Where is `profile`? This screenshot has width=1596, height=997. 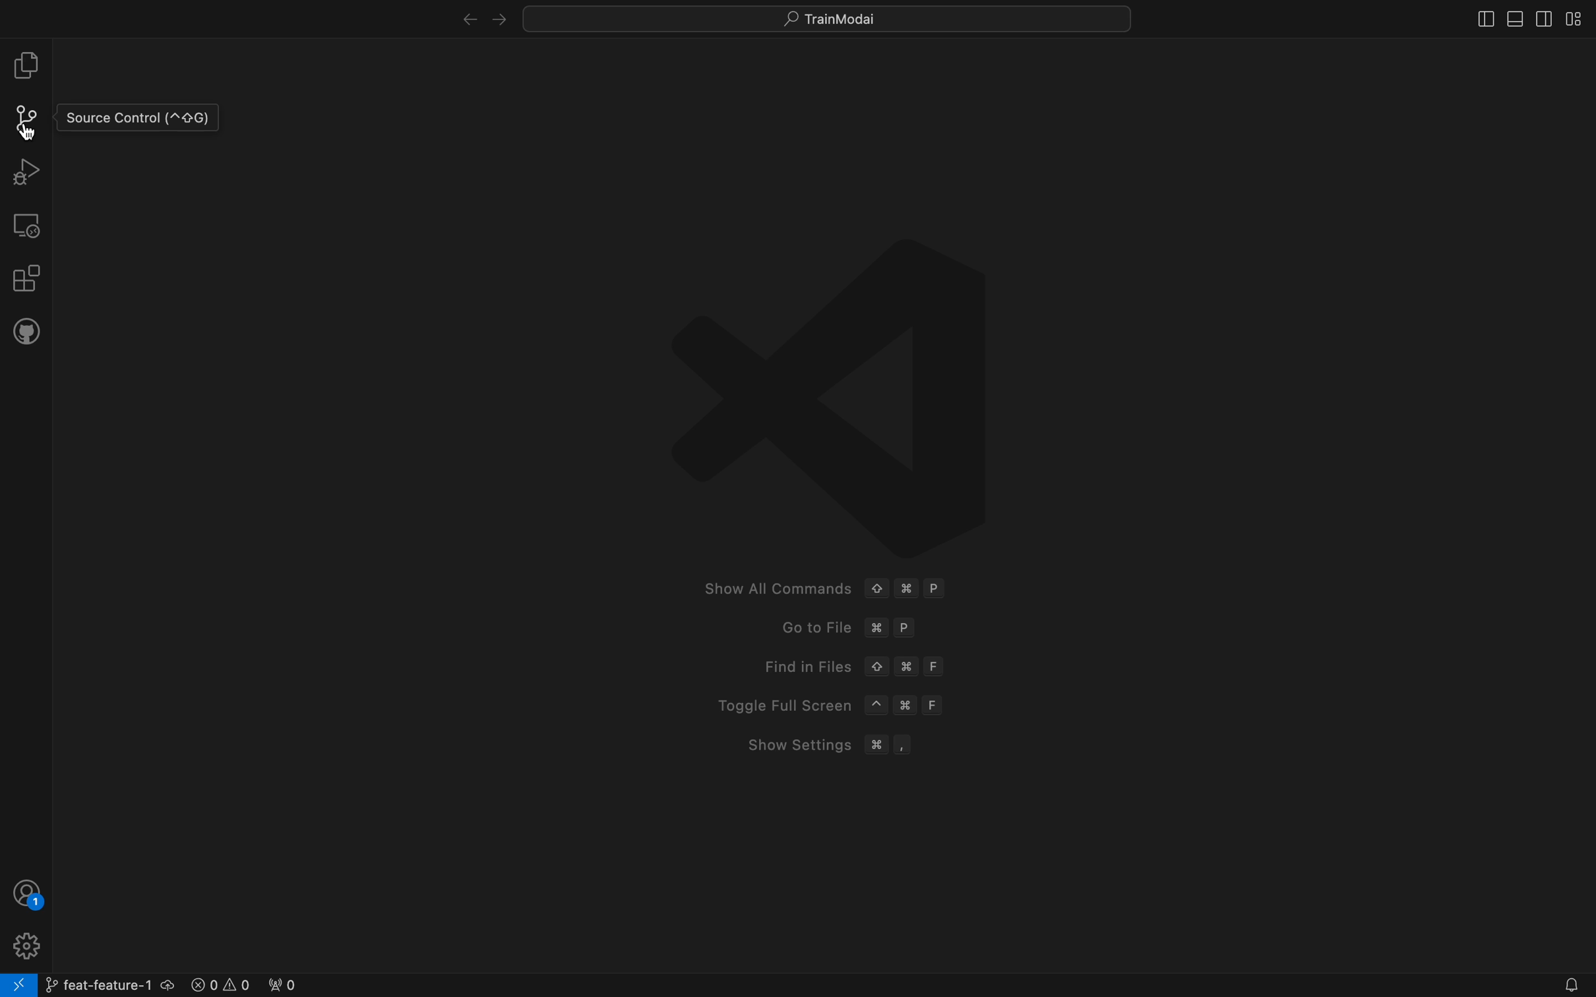 profile is located at coordinates (28, 893).